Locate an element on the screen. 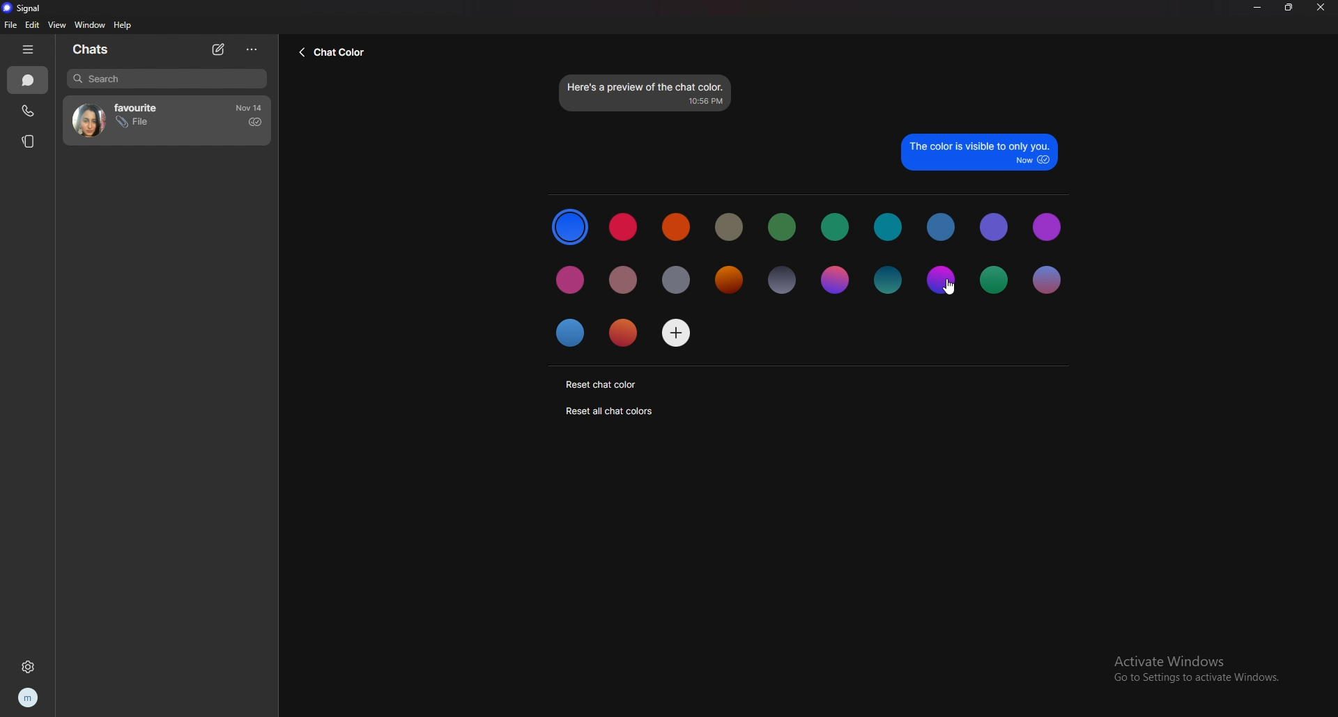 The image size is (1338, 717). sent is located at coordinates (254, 122).